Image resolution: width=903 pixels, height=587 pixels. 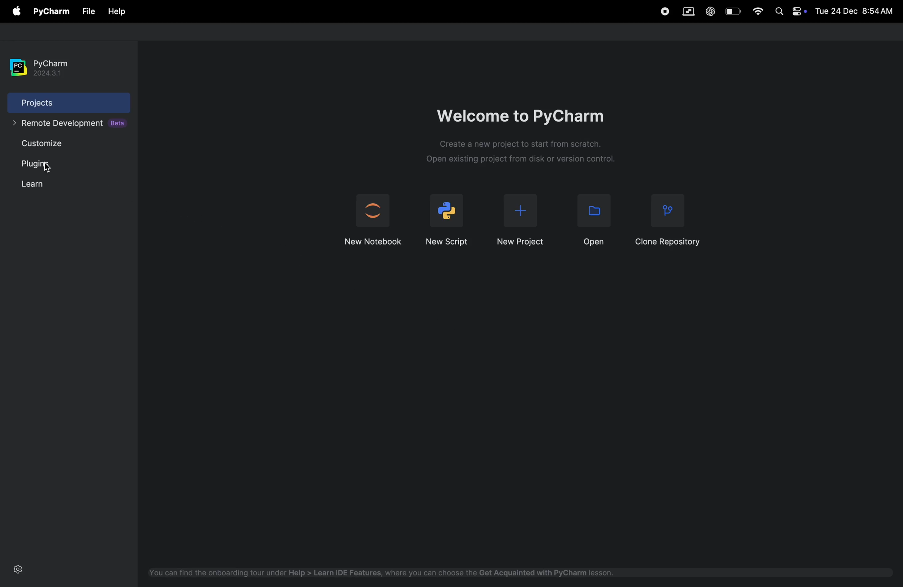 I want to click on learn, so click(x=46, y=182).